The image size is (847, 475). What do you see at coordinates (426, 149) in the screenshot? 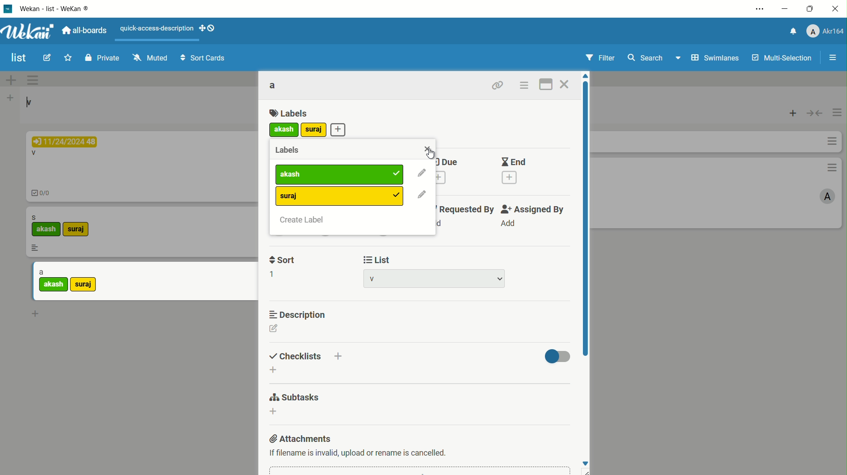
I see `close` at bounding box center [426, 149].